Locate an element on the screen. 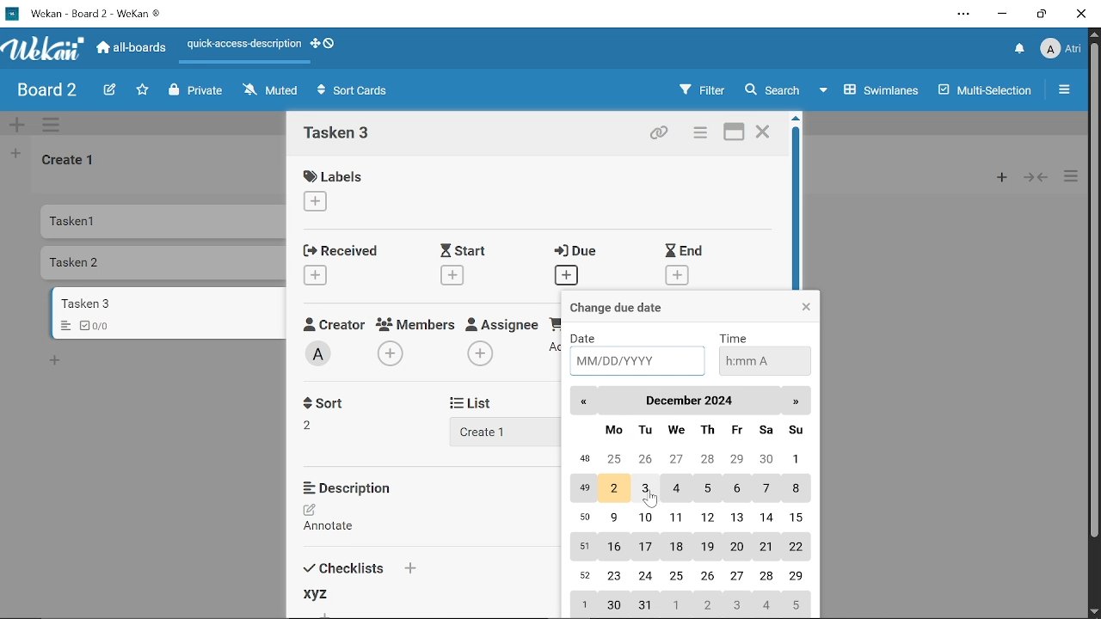  Add Date is located at coordinates (637, 361).